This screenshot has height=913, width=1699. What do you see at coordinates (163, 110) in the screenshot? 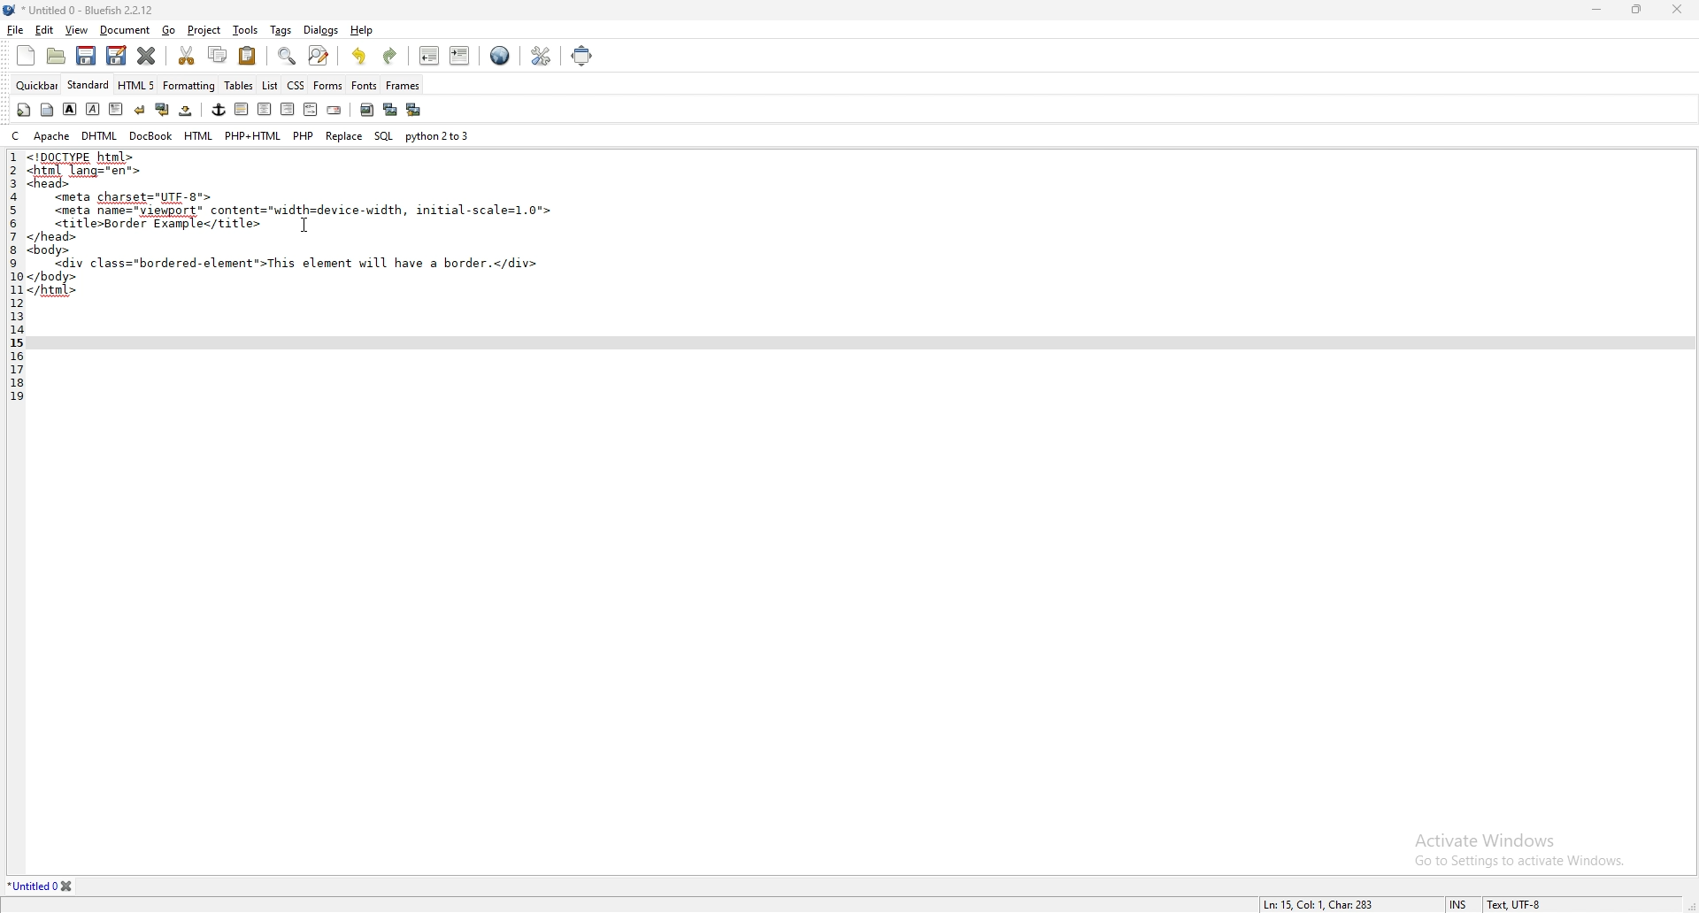
I see `break and clear` at bounding box center [163, 110].